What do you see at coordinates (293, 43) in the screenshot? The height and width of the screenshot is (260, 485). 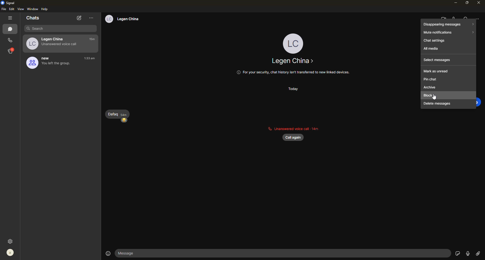 I see `profile pic` at bounding box center [293, 43].